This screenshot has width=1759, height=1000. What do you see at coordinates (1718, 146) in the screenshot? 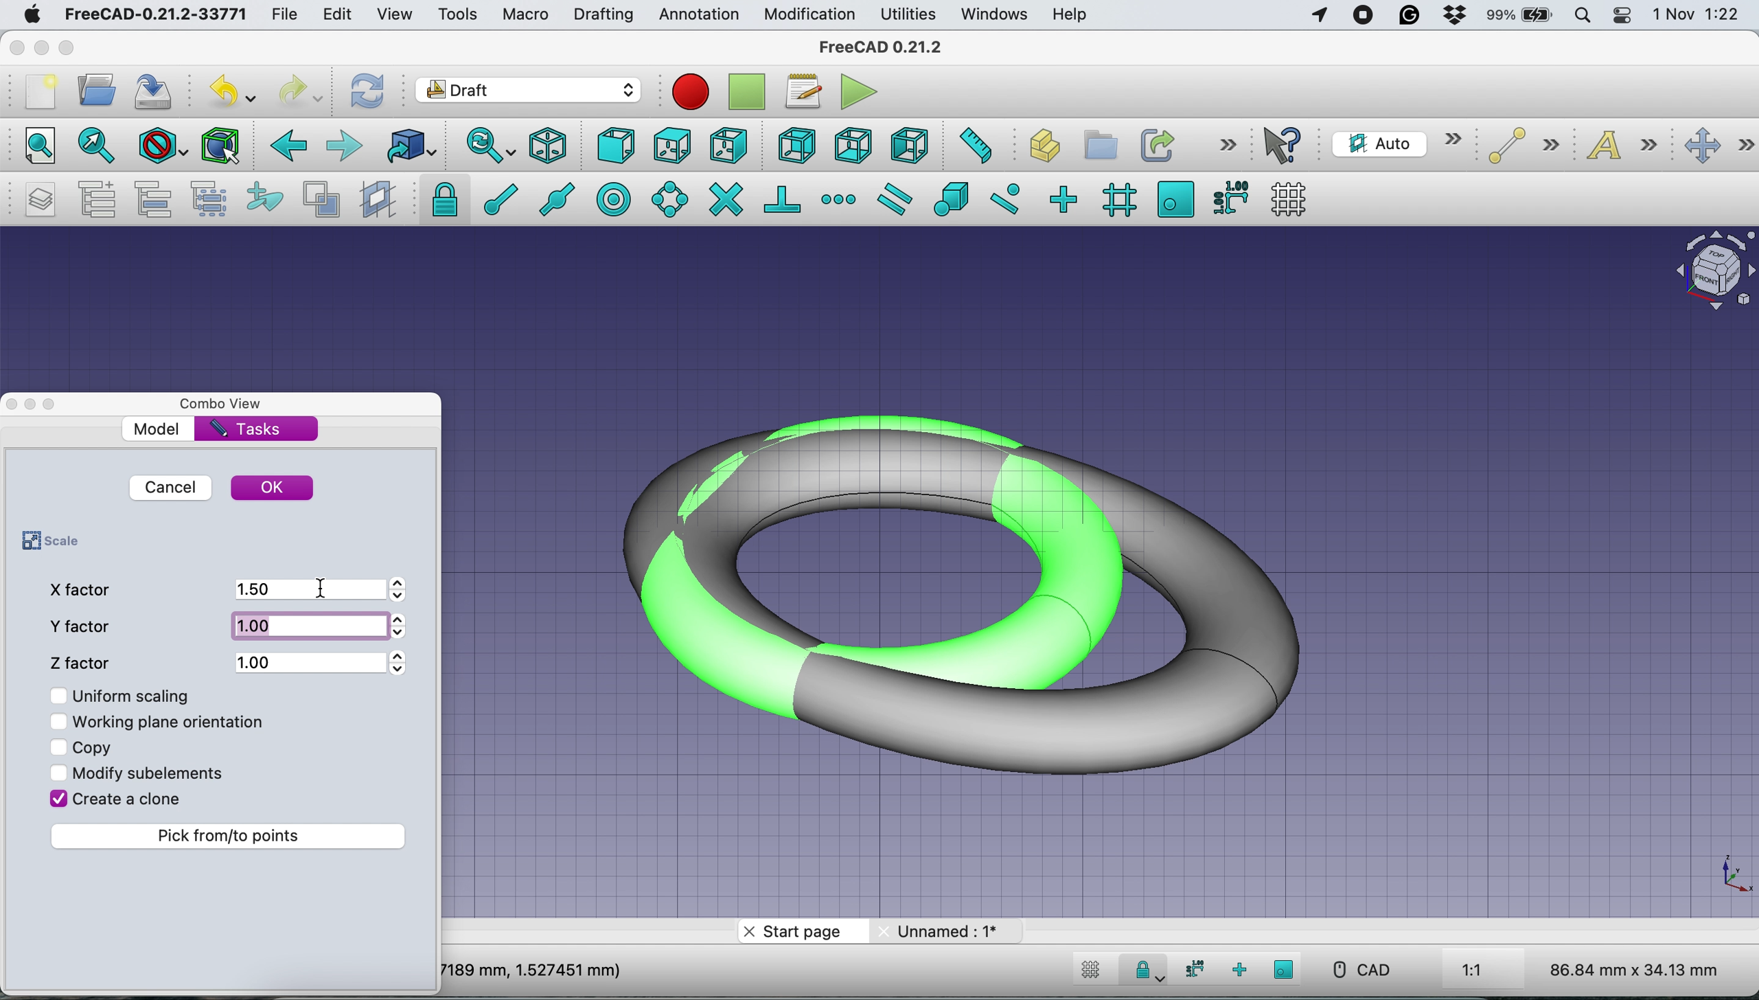
I see `move` at bounding box center [1718, 146].